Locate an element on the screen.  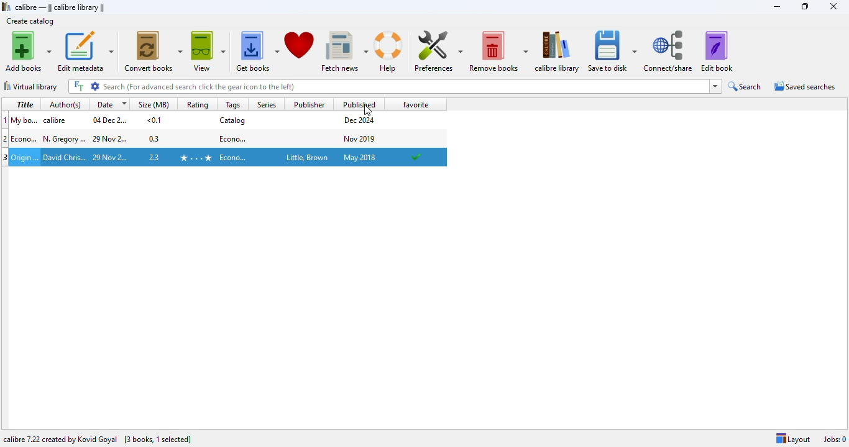
date is located at coordinates (109, 120).